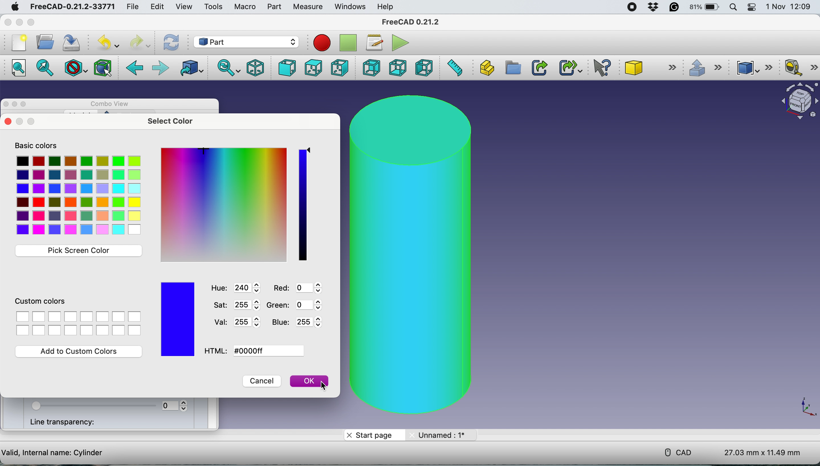  Describe the element at coordinates (16, 7) in the screenshot. I see `system logo` at that location.